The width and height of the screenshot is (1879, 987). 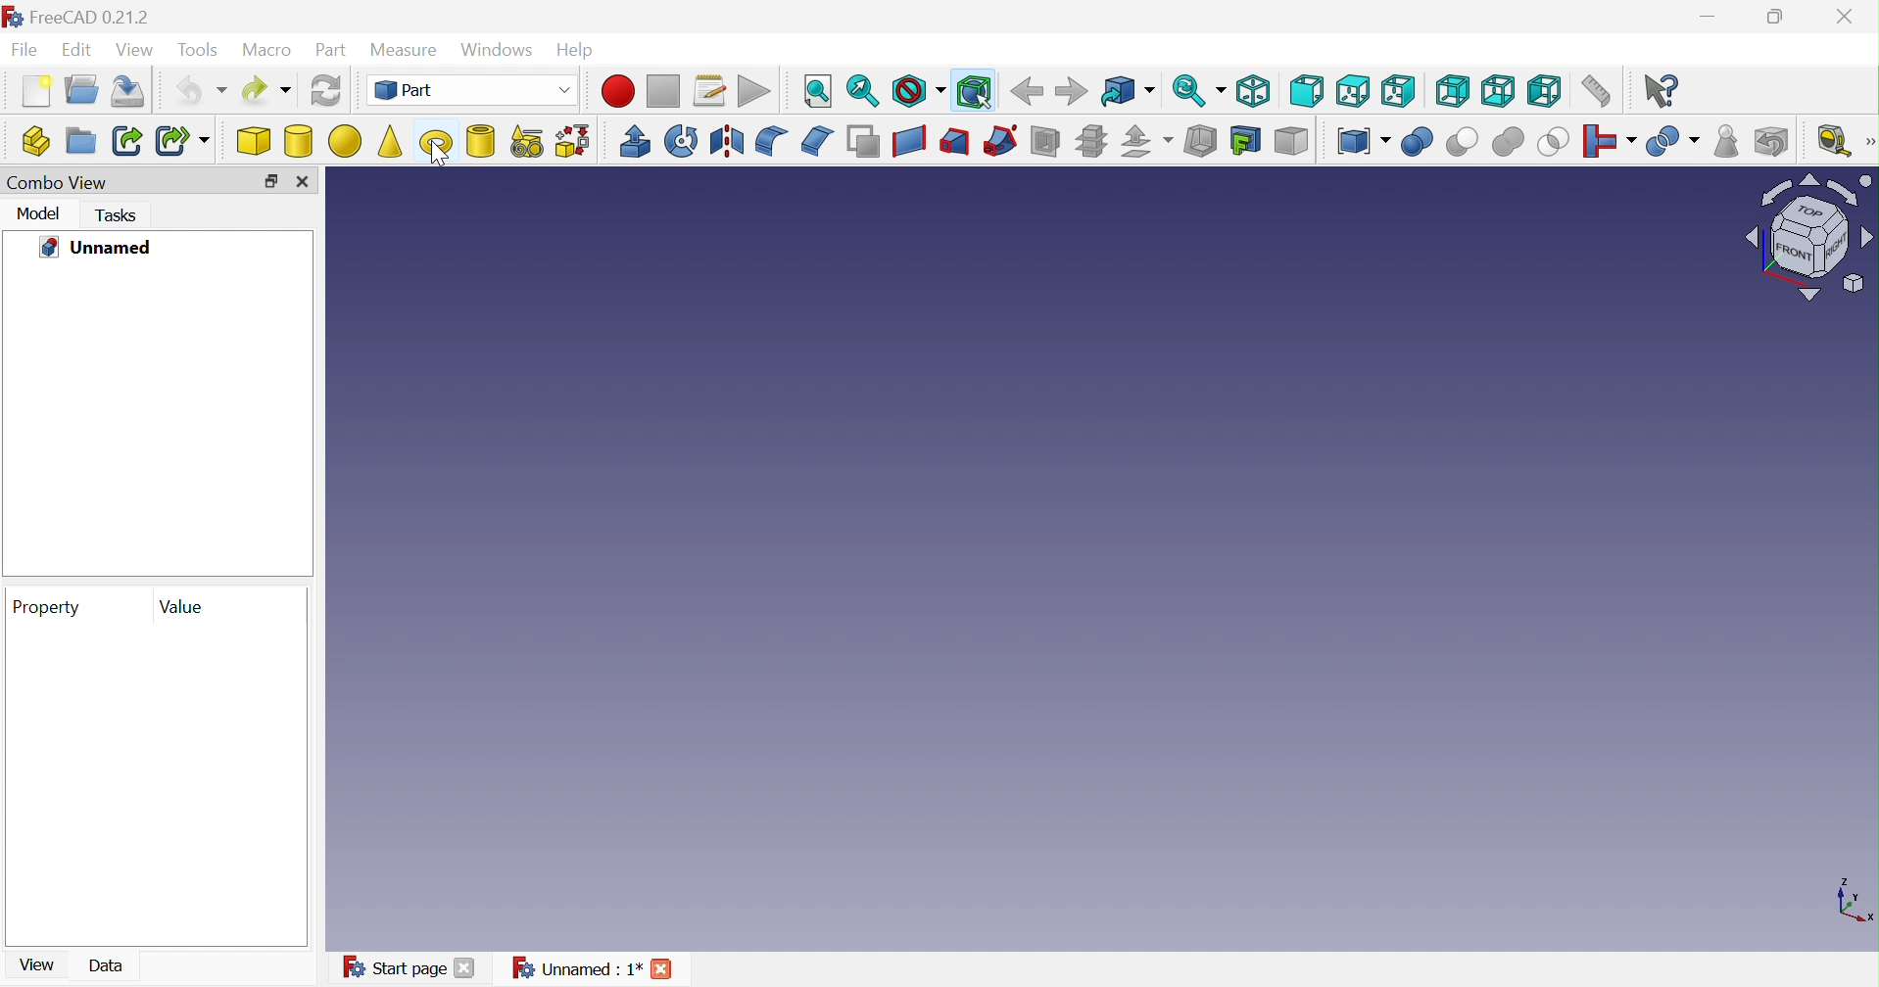 I want to click on Forward, so click(x=1070, y=90).